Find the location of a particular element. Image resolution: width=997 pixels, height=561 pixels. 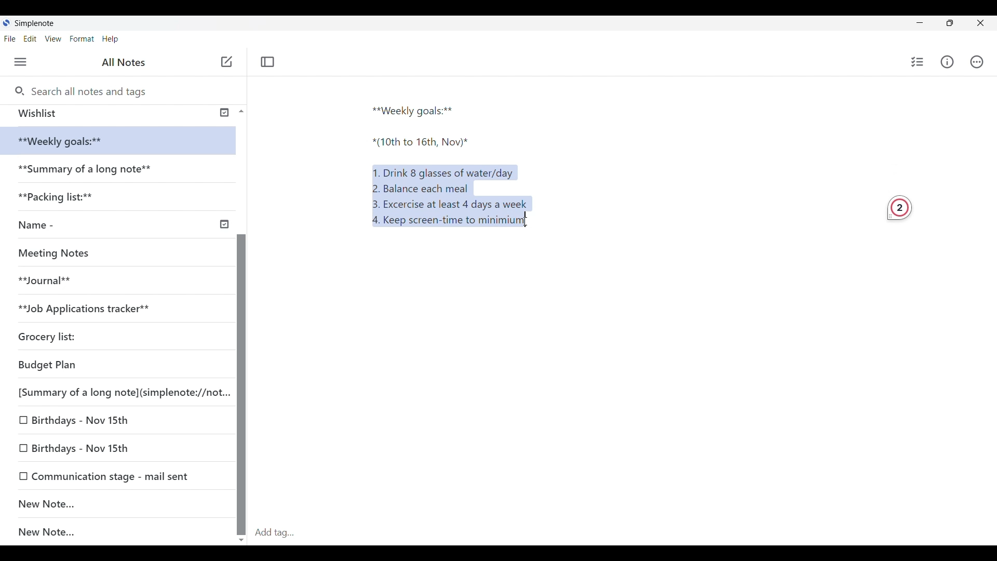

File is located at coordinates (12, 38).